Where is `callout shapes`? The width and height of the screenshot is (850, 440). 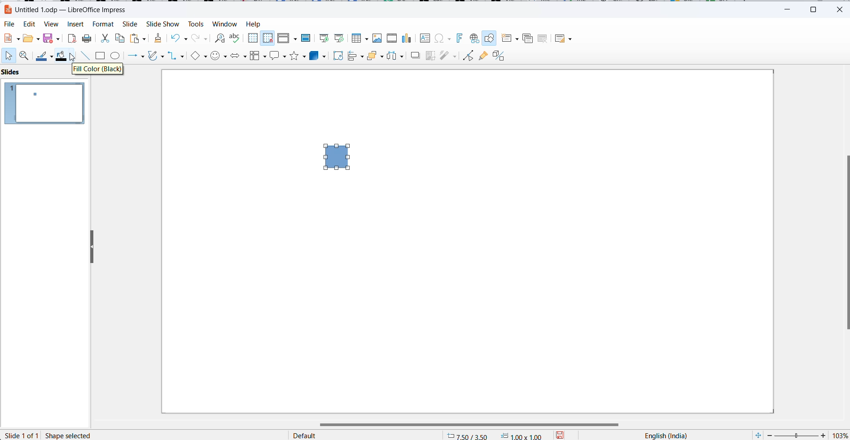 callout shapes is located at coordinates (278, 55).